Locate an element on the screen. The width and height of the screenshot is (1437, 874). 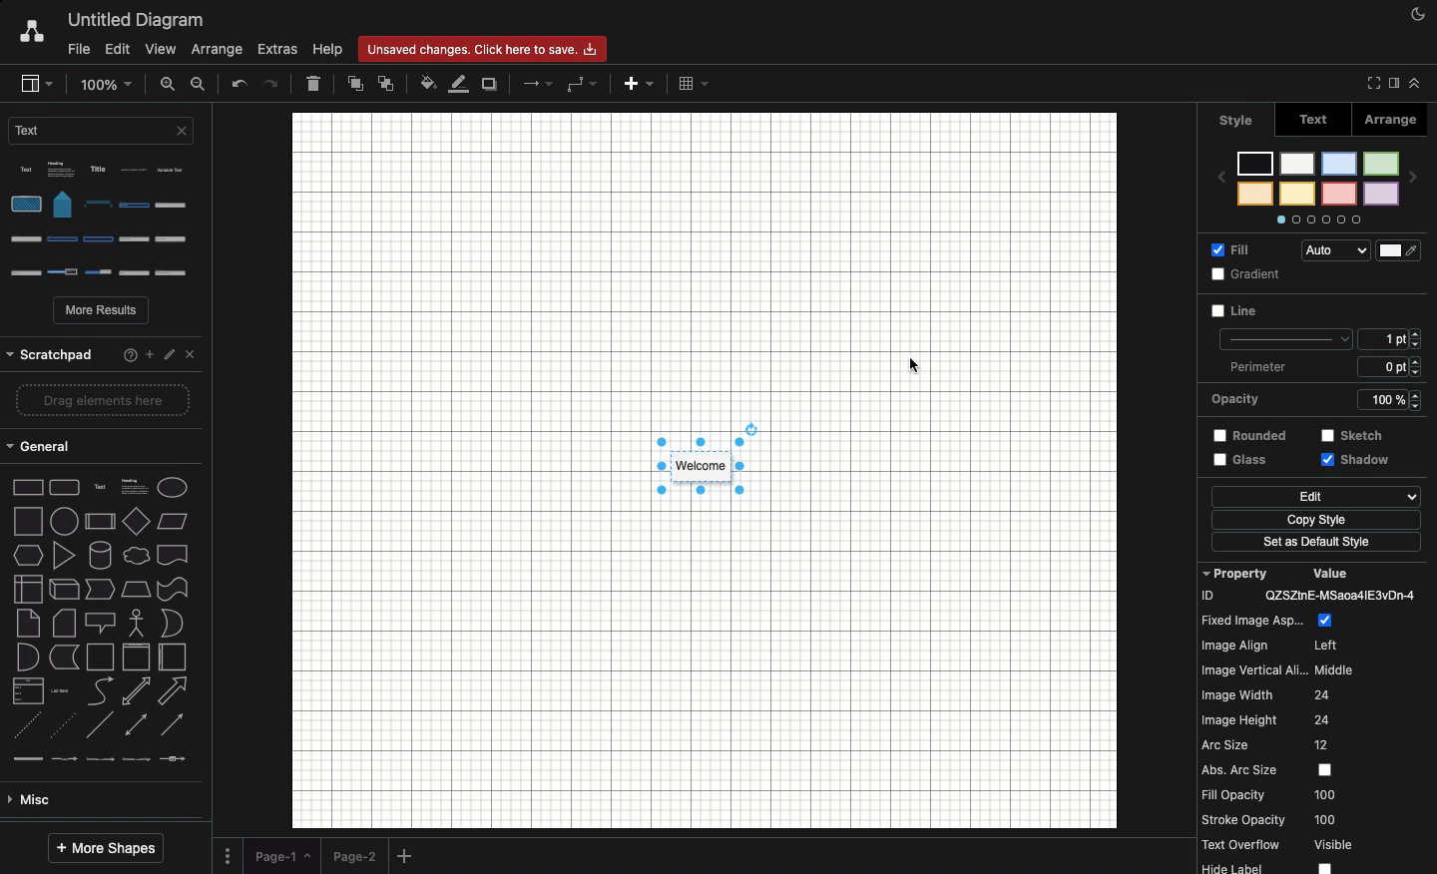
Duplicate is located at coordinates (491, 85).